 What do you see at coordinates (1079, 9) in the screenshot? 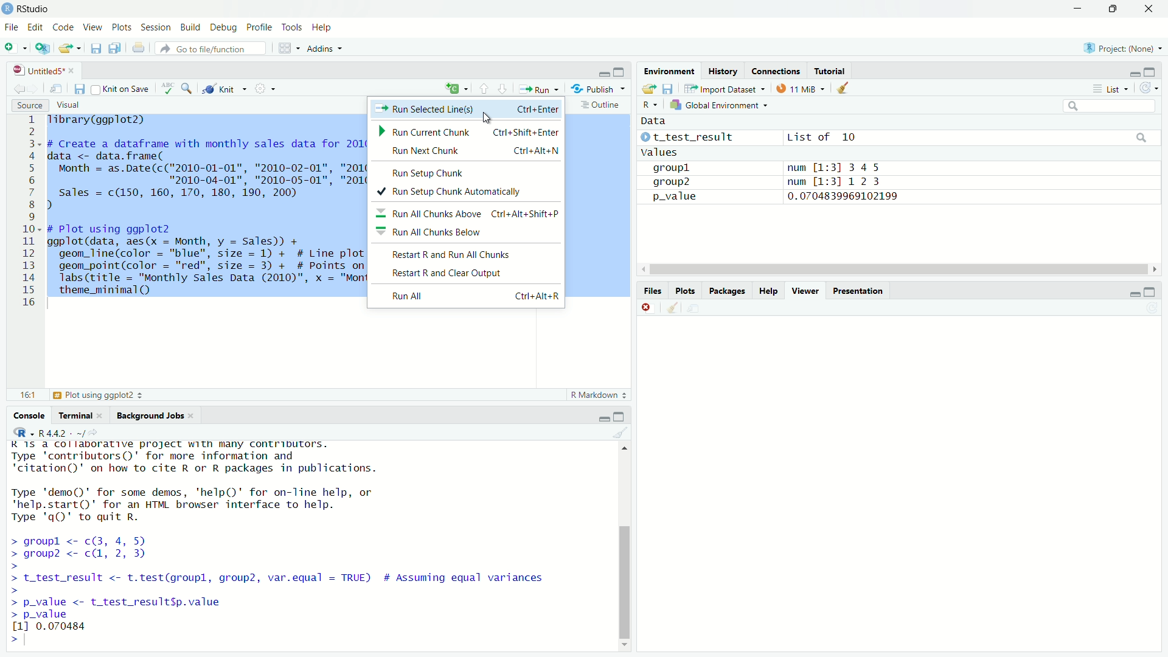
I see `minimise` at bounding box center [1079, 9].